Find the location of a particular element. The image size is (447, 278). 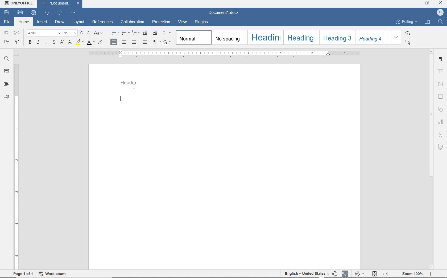

Header Text is located at coordinates (131, 83).